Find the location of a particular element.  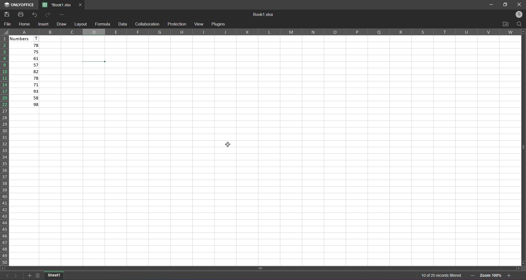

Move up is located at coordinates (523, 31).